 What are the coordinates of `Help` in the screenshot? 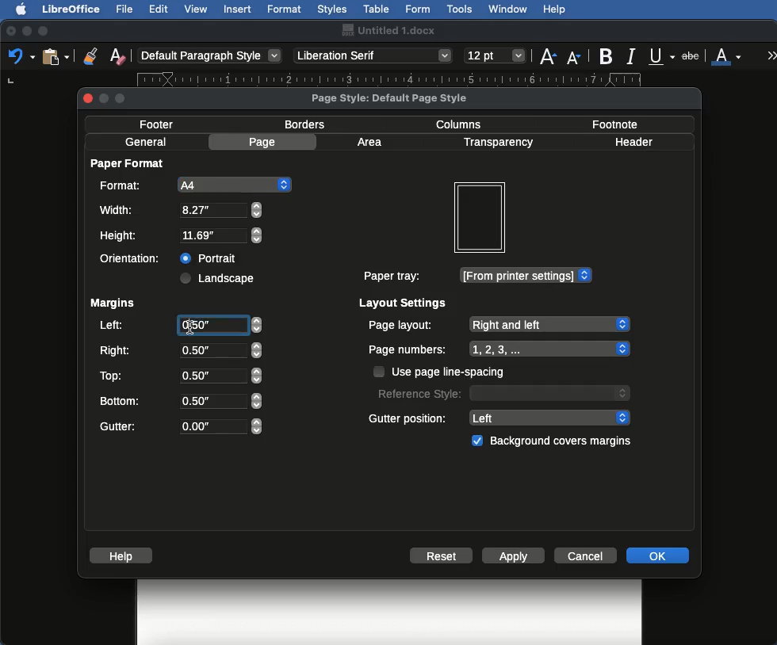 It's located at (124, 555).